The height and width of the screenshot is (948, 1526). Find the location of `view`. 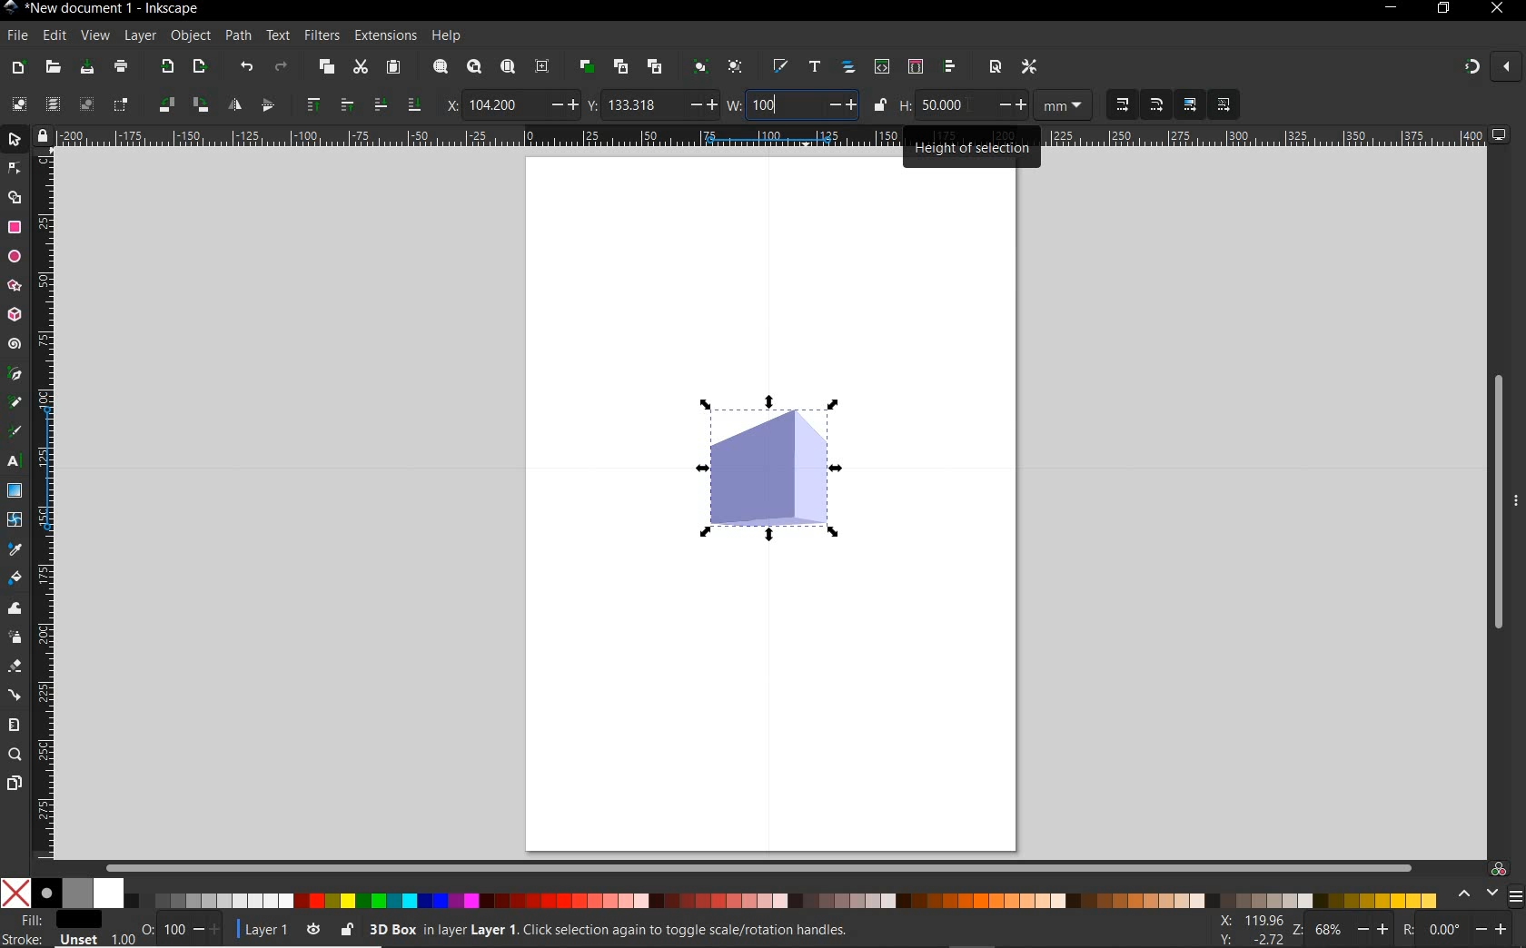

view is located at coordinates (94, 36).